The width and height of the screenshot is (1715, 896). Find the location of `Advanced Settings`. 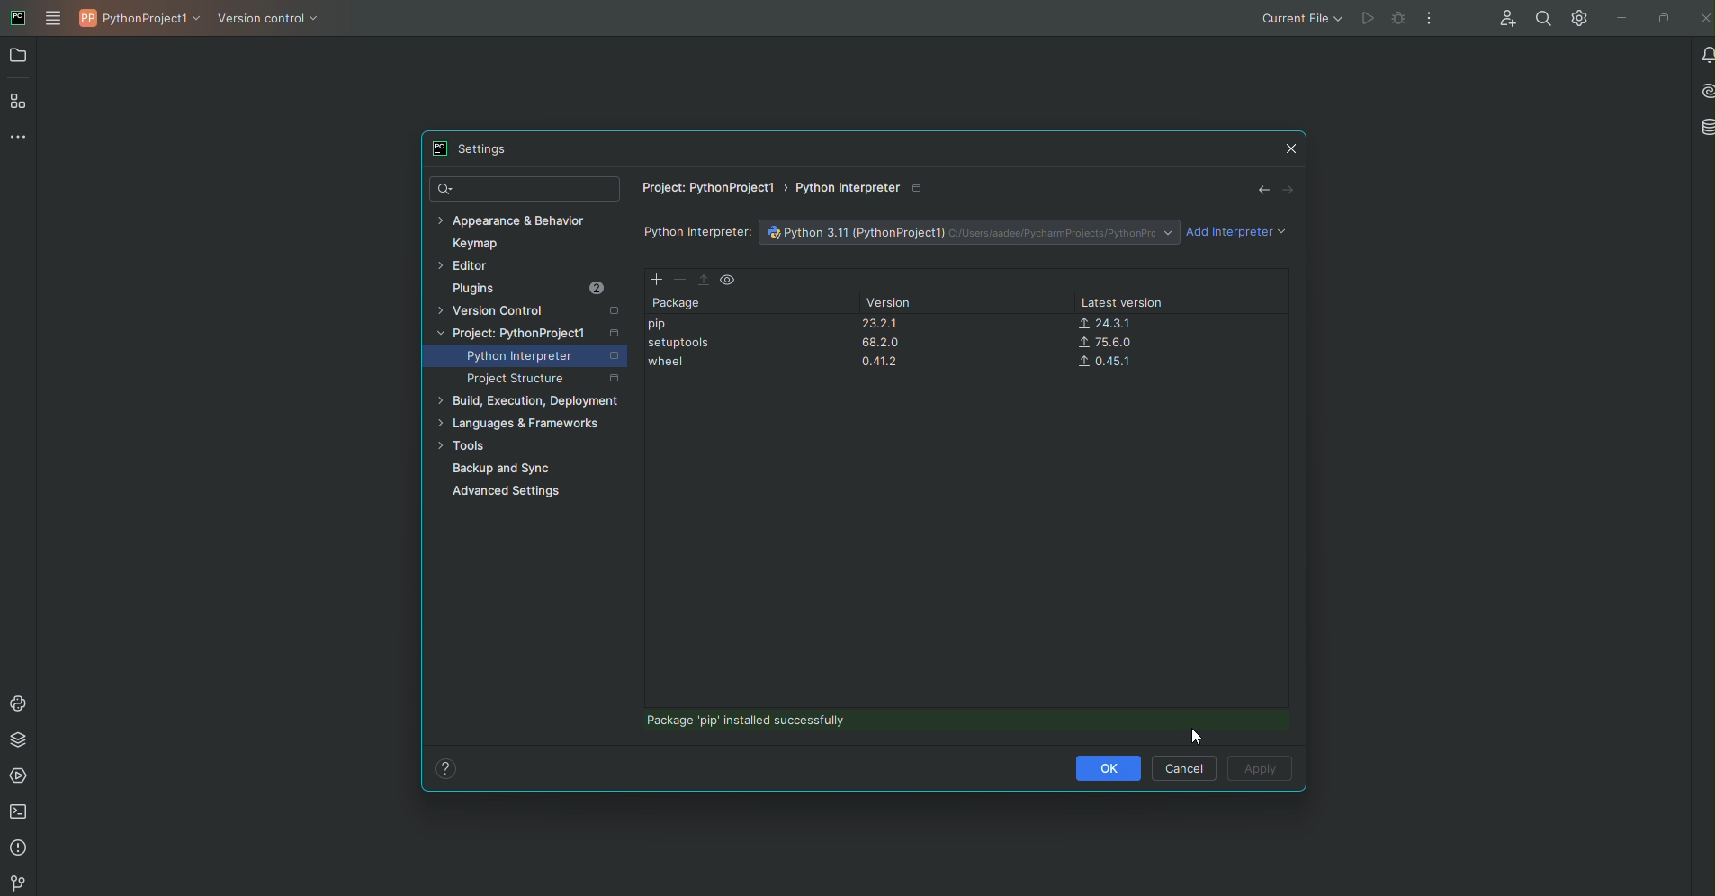

Advanced Settings is located at coordinates (512, 495).